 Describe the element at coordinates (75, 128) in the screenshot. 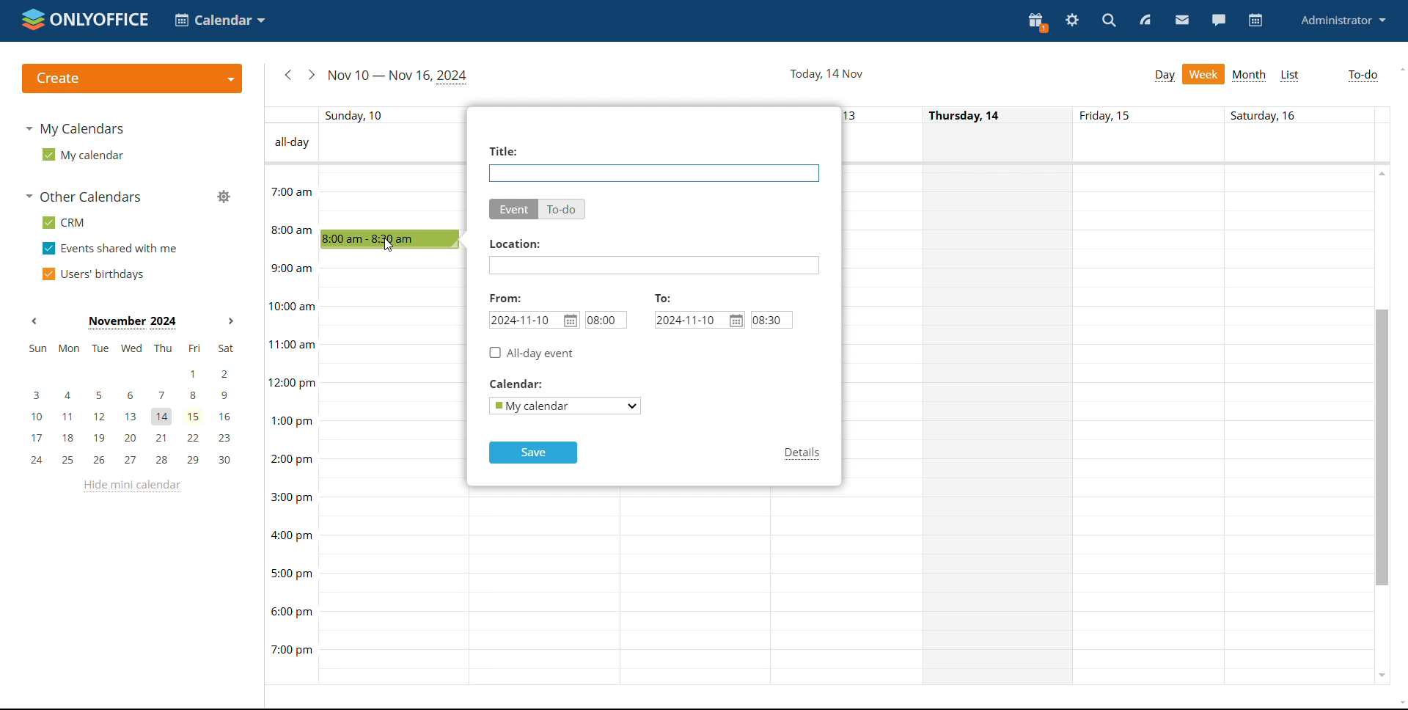

I see `my calendars` at that location.